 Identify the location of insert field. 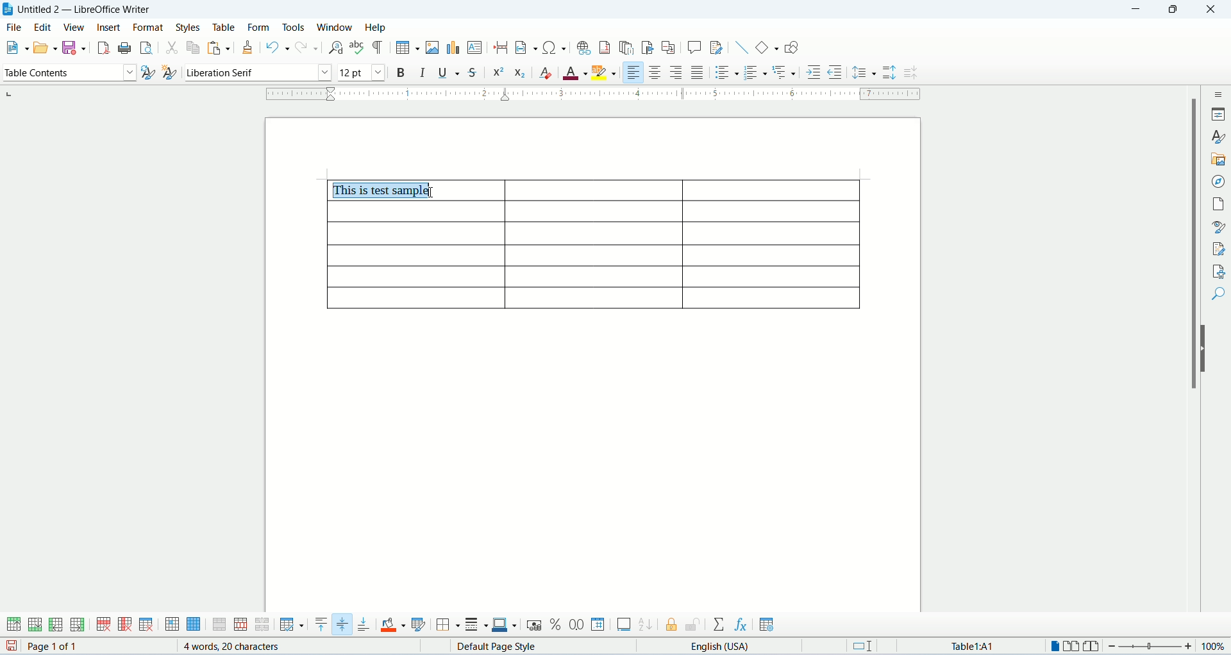
(525, 47).